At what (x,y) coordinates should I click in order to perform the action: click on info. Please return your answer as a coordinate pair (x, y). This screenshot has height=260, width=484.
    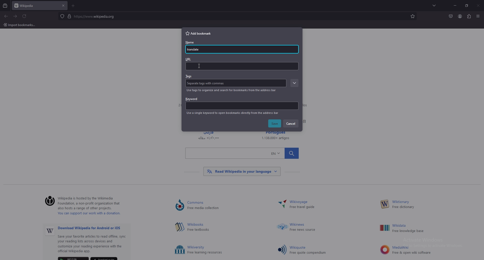
    Looking at the image, I should click on (233, 113).